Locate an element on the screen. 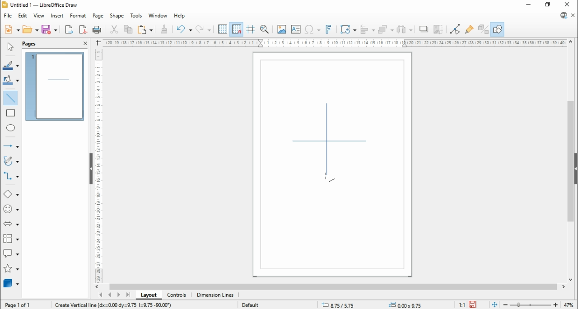 The image size is (578, 309). stars and banners is located at coordinates (10, 268).